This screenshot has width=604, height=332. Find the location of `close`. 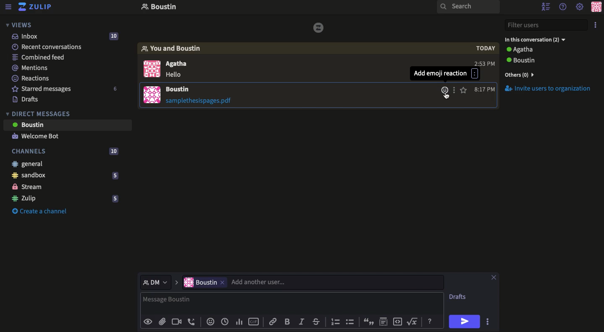

close is located at coordinates (223, 283).